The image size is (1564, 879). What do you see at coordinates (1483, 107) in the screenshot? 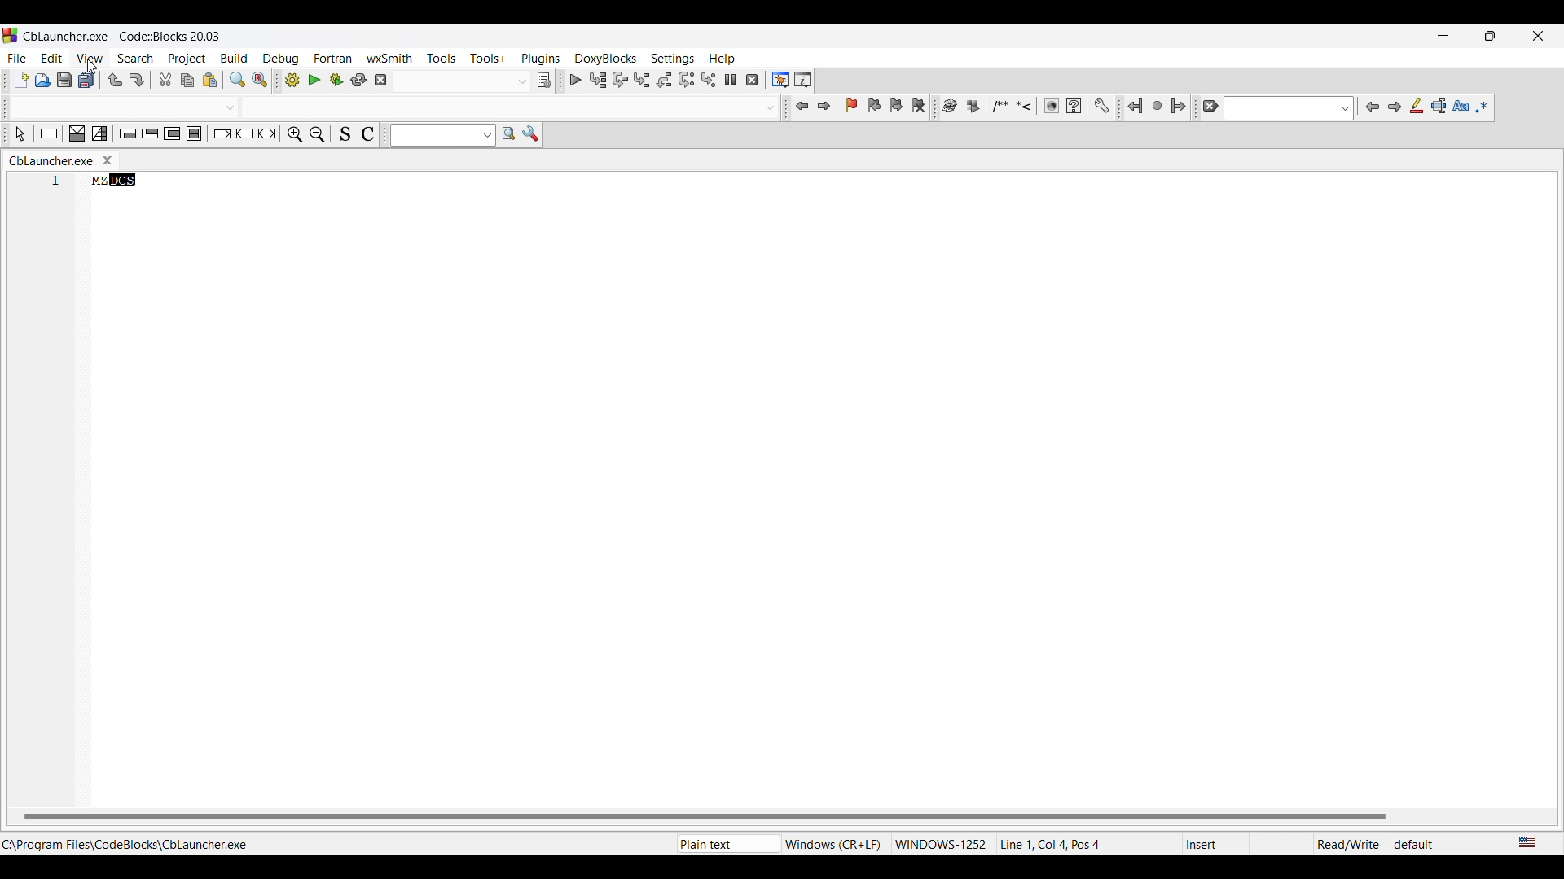
I see `Use regex` at bounding box center [1483, 107].